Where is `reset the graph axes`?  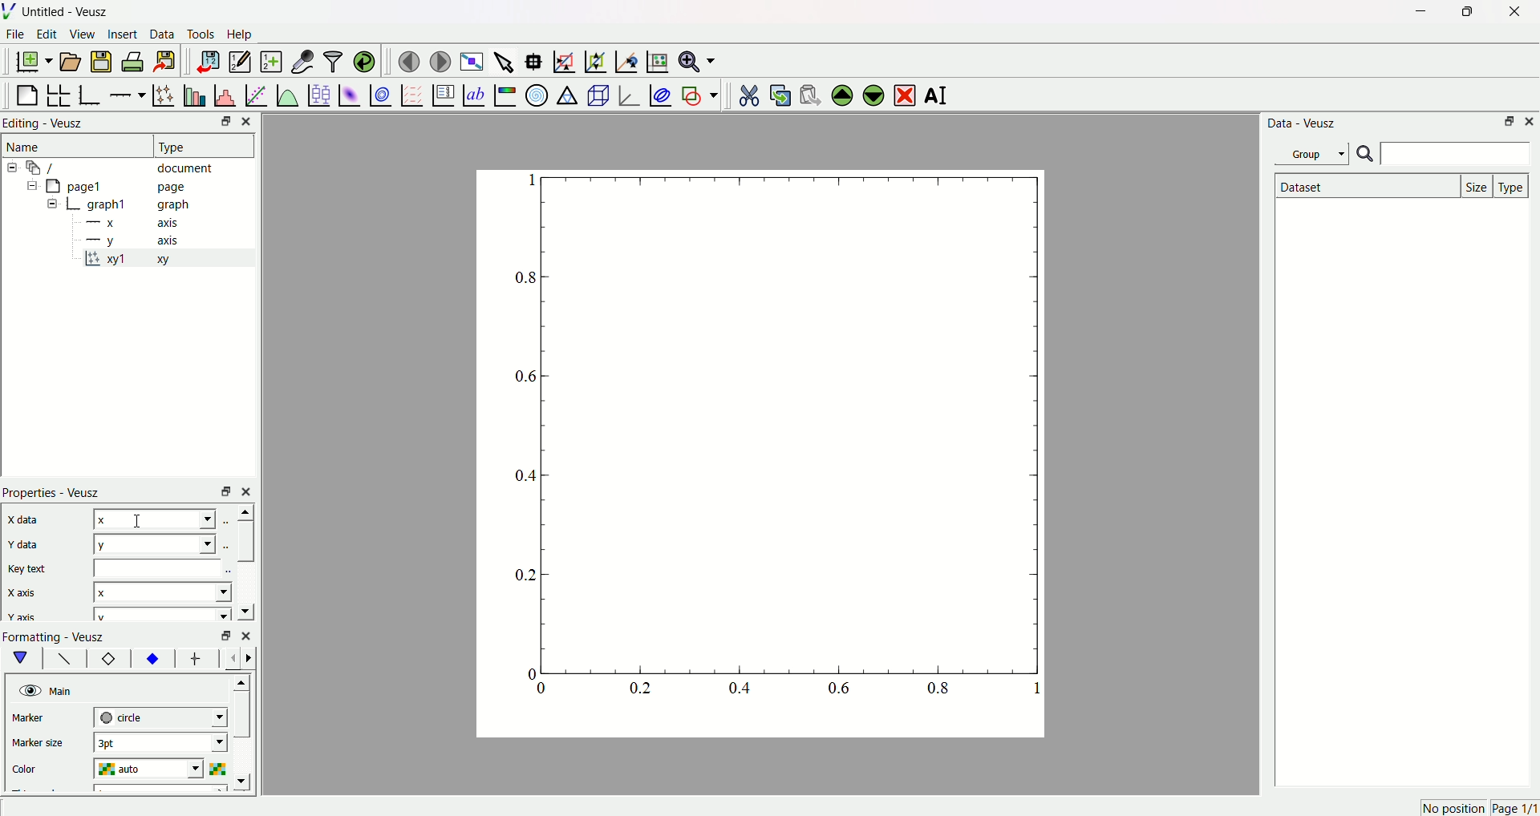 reset the graph axes is located at coordinates (654, 59).